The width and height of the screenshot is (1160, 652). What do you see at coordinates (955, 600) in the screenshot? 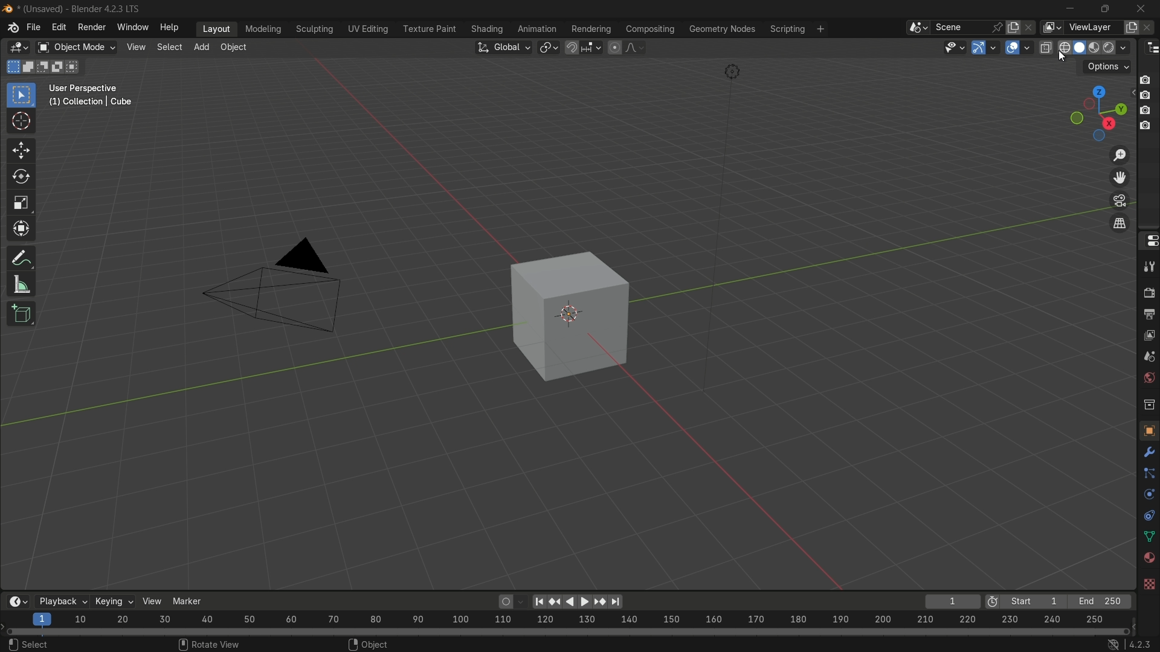
I see `current frame` at bounding box center [955, 600].